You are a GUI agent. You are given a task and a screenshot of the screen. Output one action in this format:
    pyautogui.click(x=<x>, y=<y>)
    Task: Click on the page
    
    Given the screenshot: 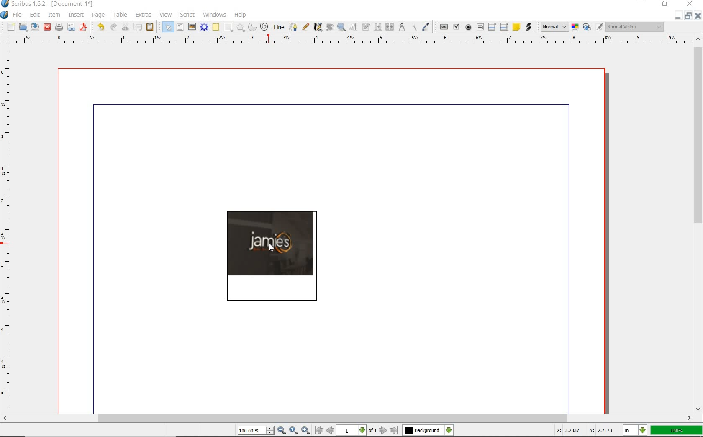 What is the action you would take?
    pyautogui.click(x=98, y=15)
    